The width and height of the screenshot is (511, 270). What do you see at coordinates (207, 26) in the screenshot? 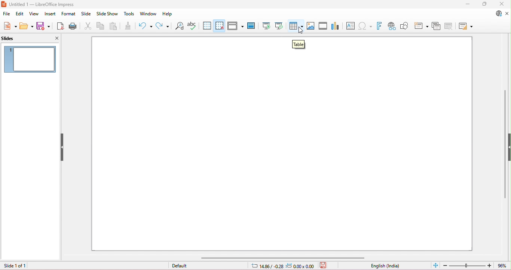
I see `grid` at bounding box center [207, 26].